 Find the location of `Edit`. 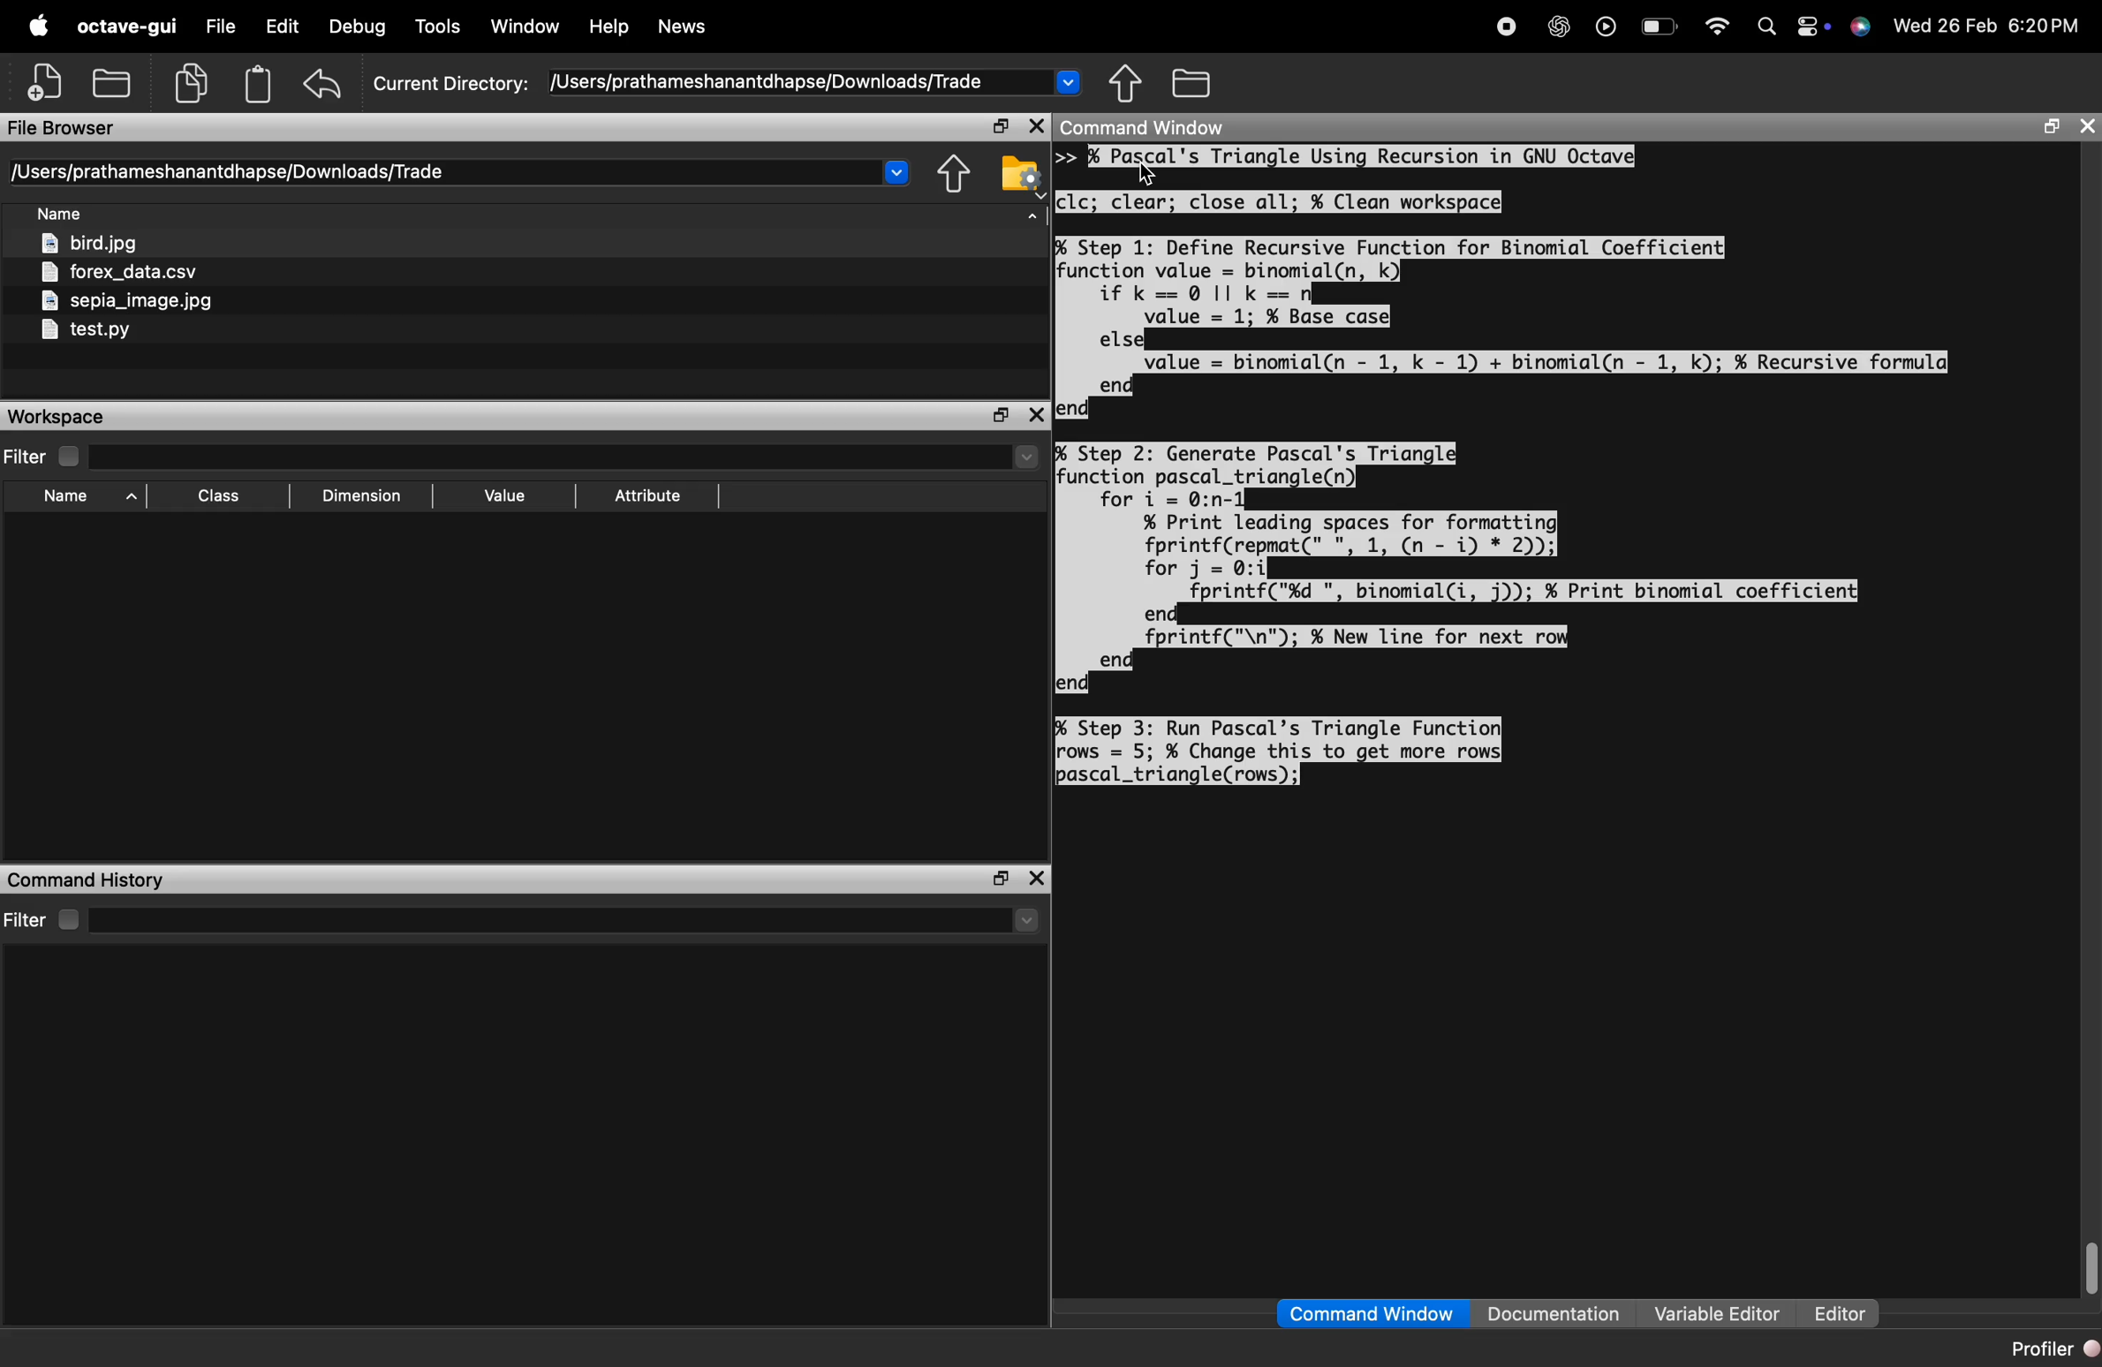

Edit is located at coordinates (283, 25).